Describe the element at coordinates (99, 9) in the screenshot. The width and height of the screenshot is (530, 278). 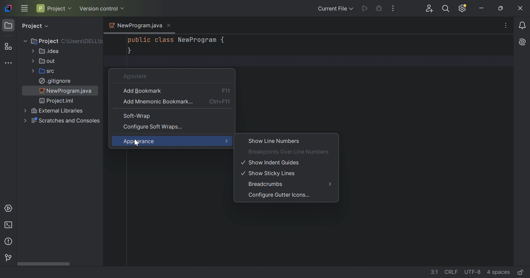
I see `Version control` at that location.